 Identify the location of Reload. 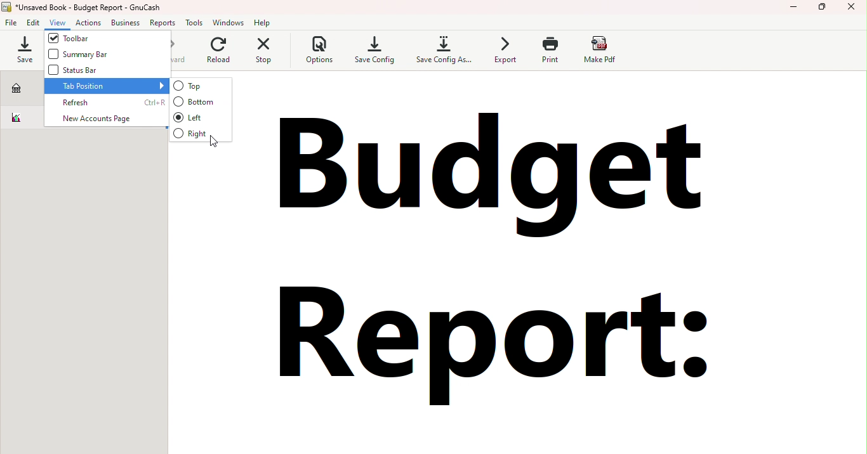
(223, 55).